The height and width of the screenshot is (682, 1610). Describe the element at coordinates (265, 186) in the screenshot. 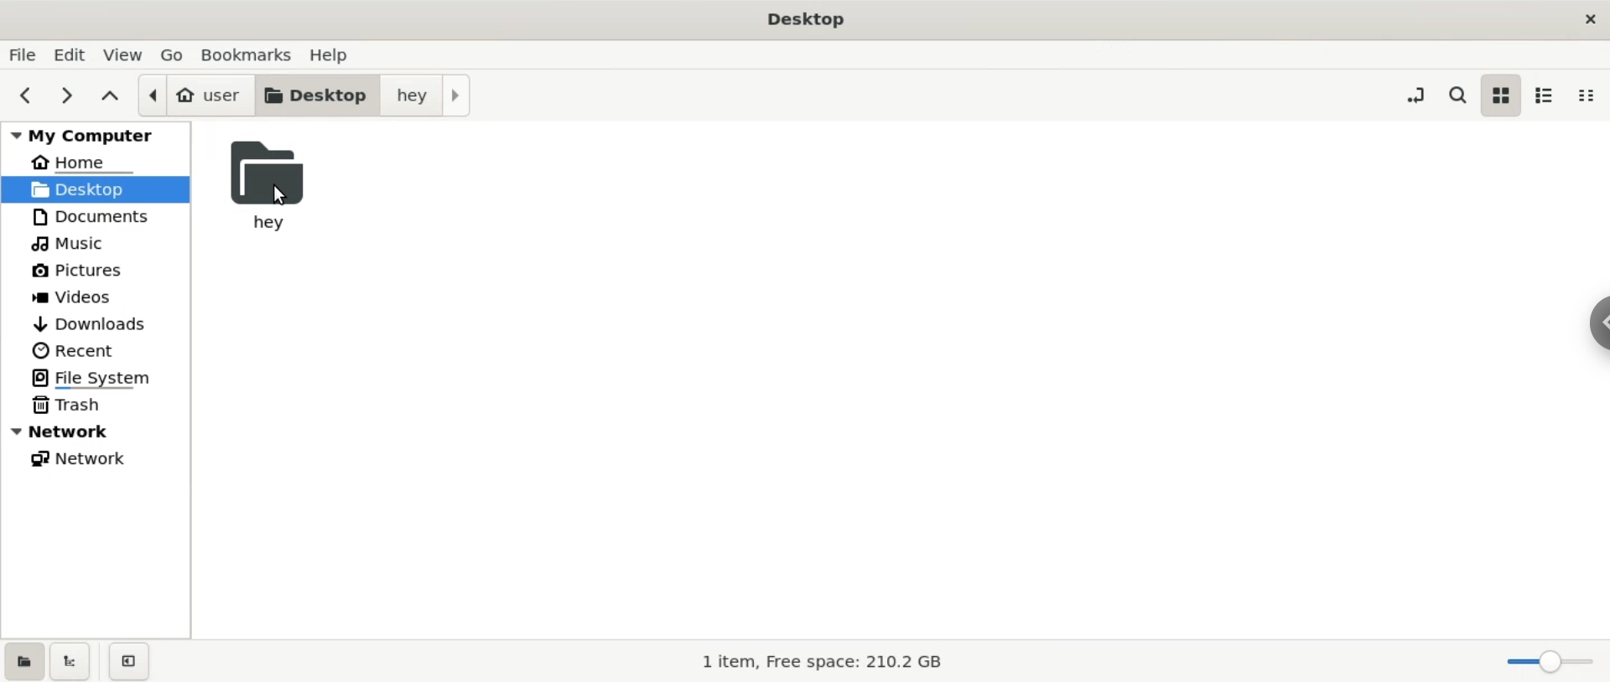

I see `hey` at that location.